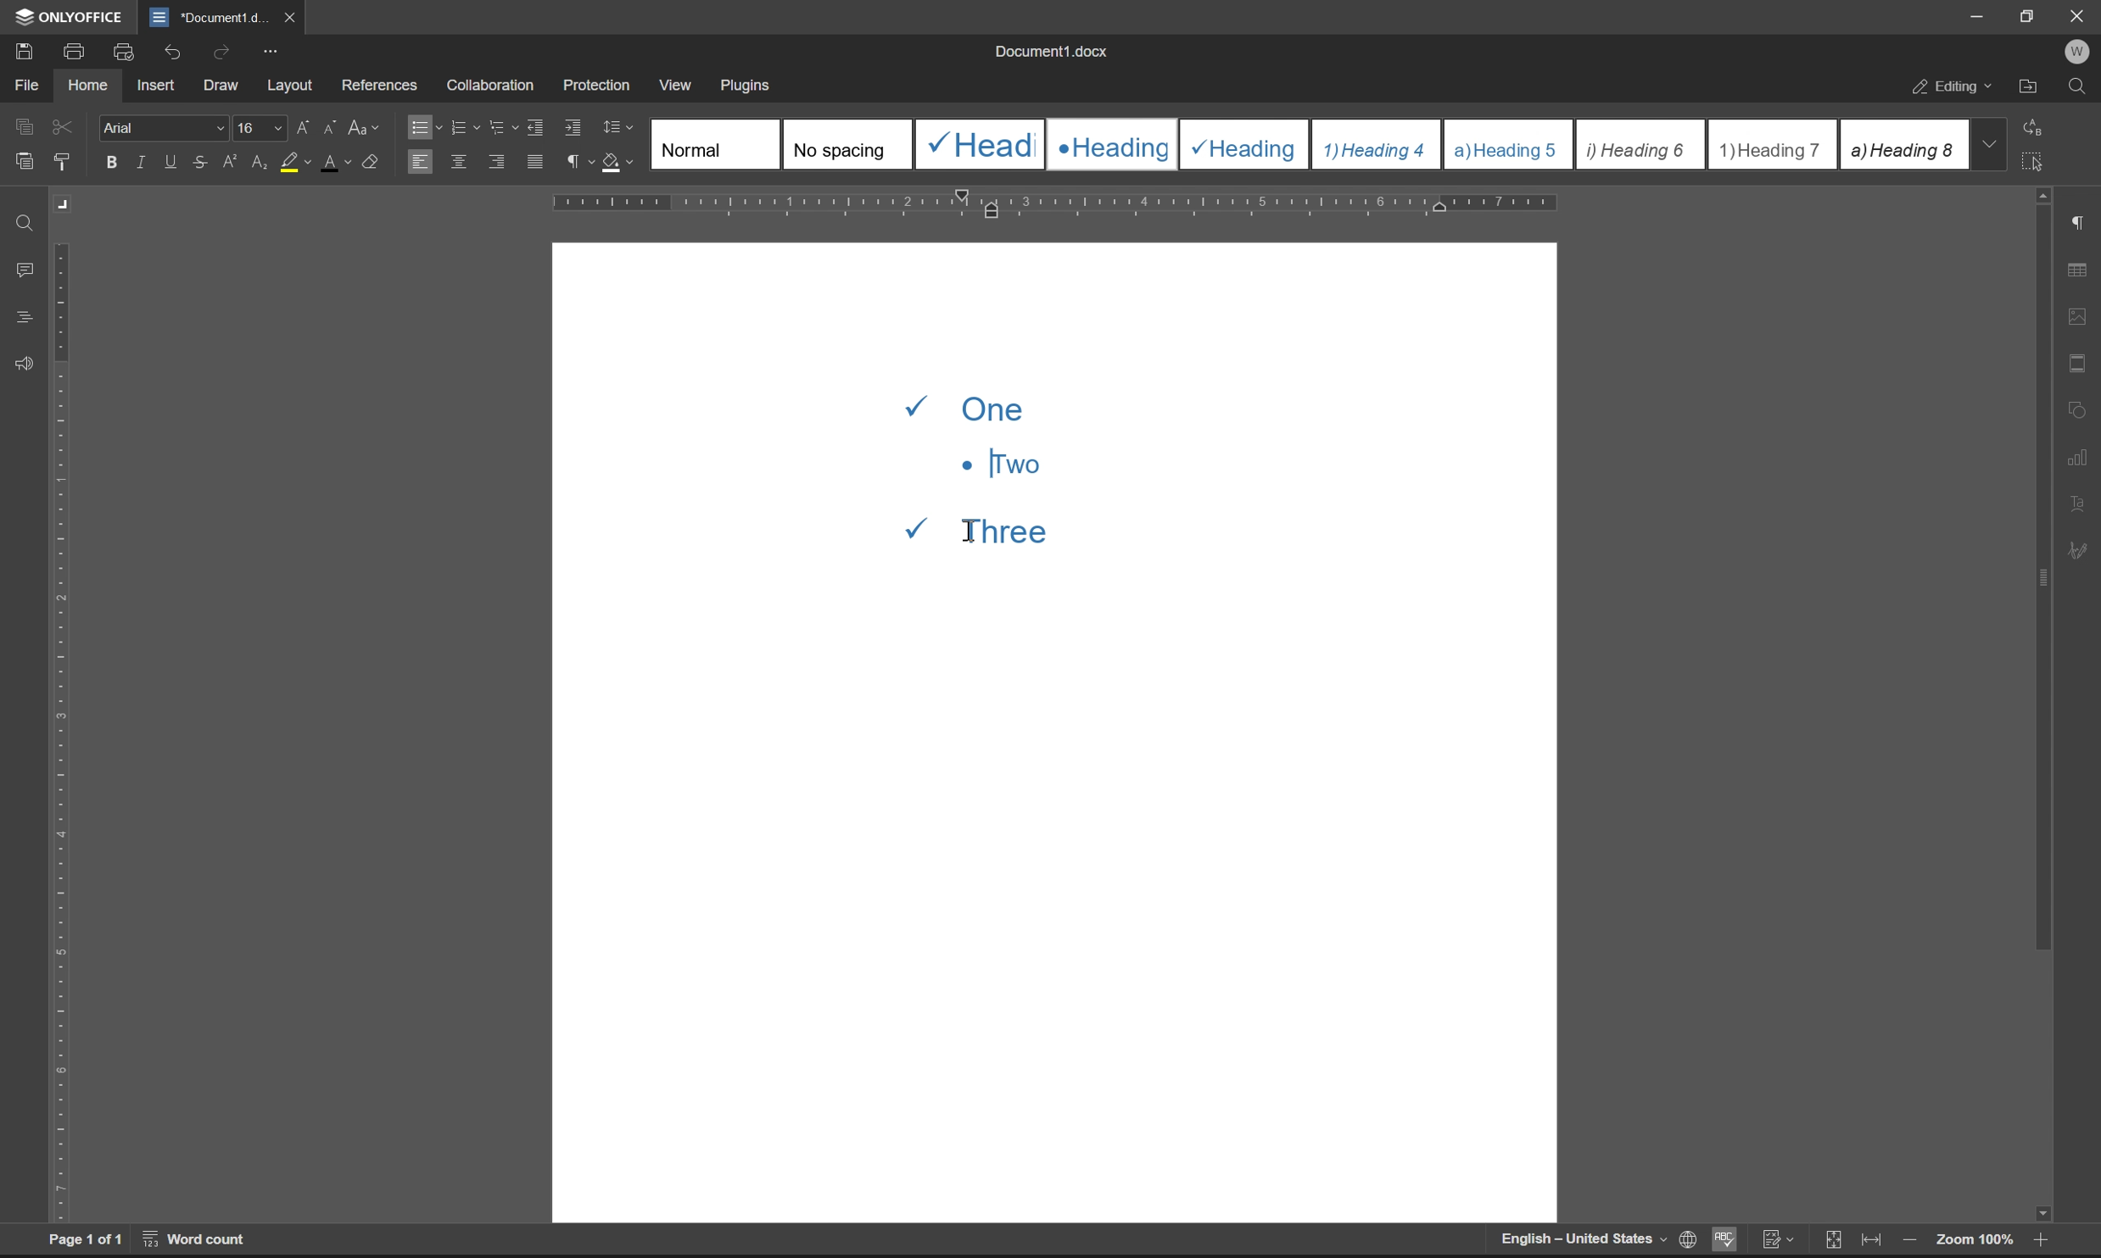  Describe the element at coordinates (974, 406) in the screenshot. I see `one` at that location.